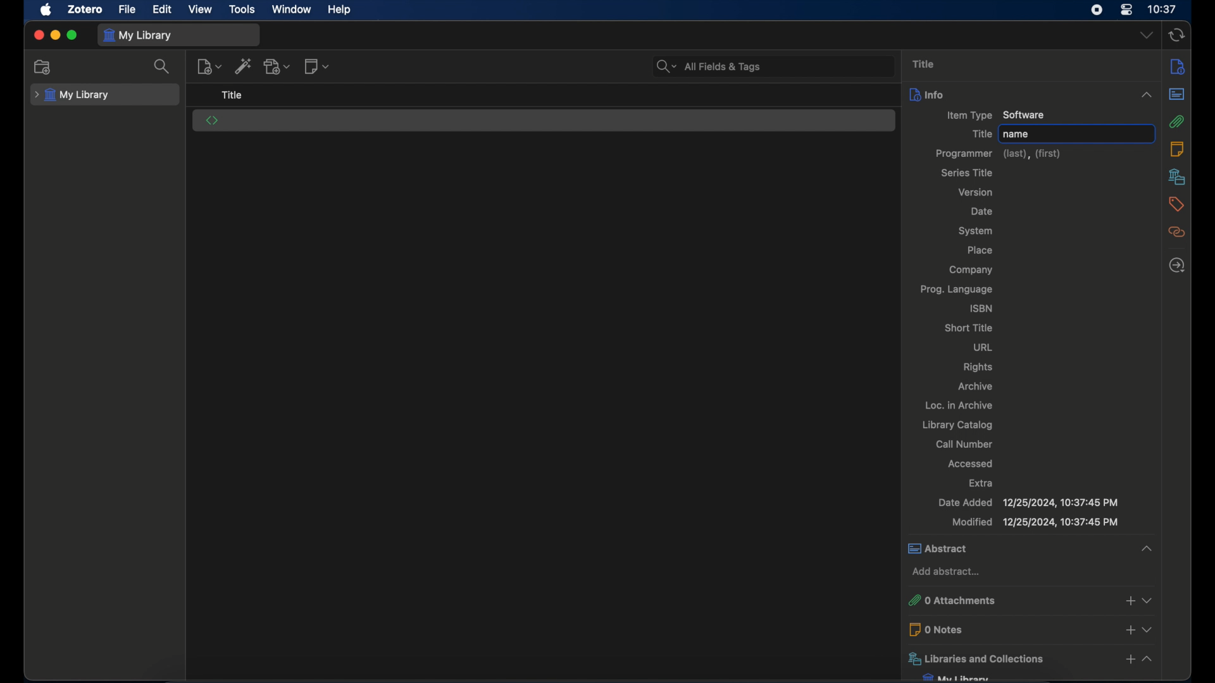  What do you see at coordinates (201, 10) in the screenshot?
I see `view` at bounding box center [201, 10].